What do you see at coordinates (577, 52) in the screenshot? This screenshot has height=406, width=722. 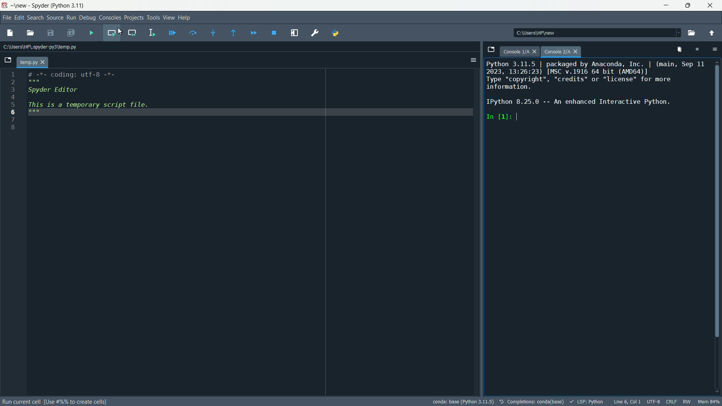 I see `close` at bounding box center [577, 52].